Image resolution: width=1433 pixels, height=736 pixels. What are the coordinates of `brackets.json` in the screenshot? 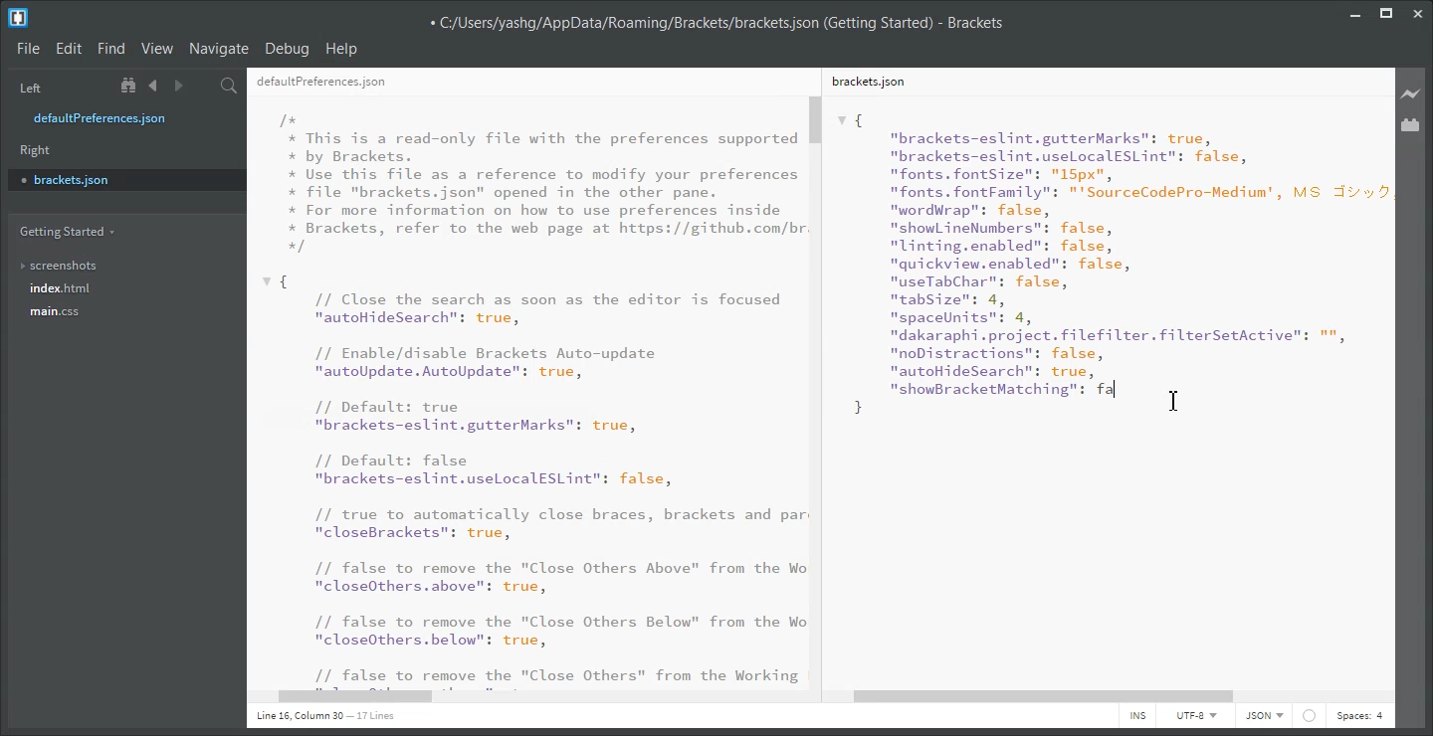 It's located at (867, 81).